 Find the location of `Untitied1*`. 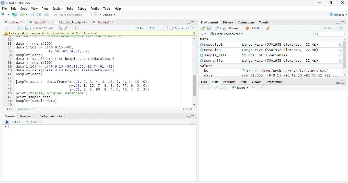

Untitied1* is located at coordinates (15, 22).